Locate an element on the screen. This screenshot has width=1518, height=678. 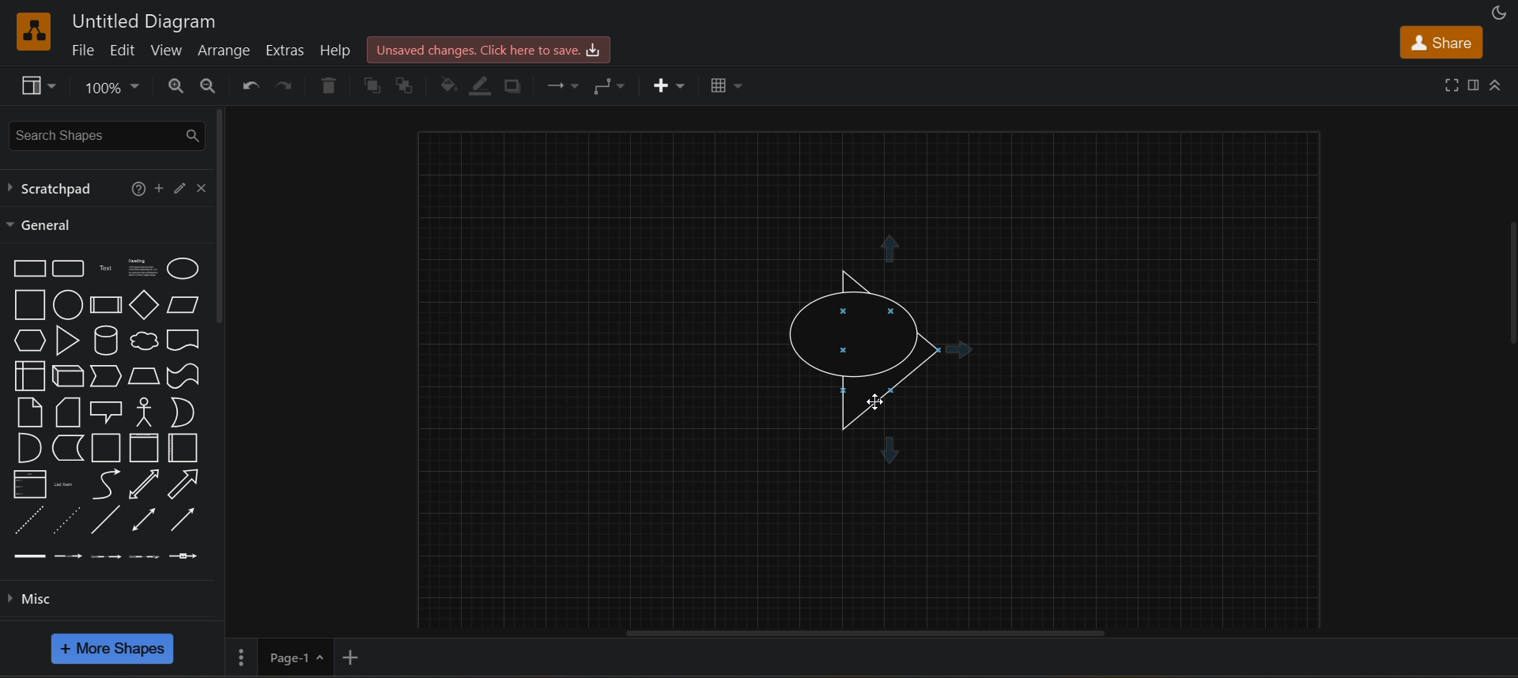
scratchpad is located at coordinates (55, 187).